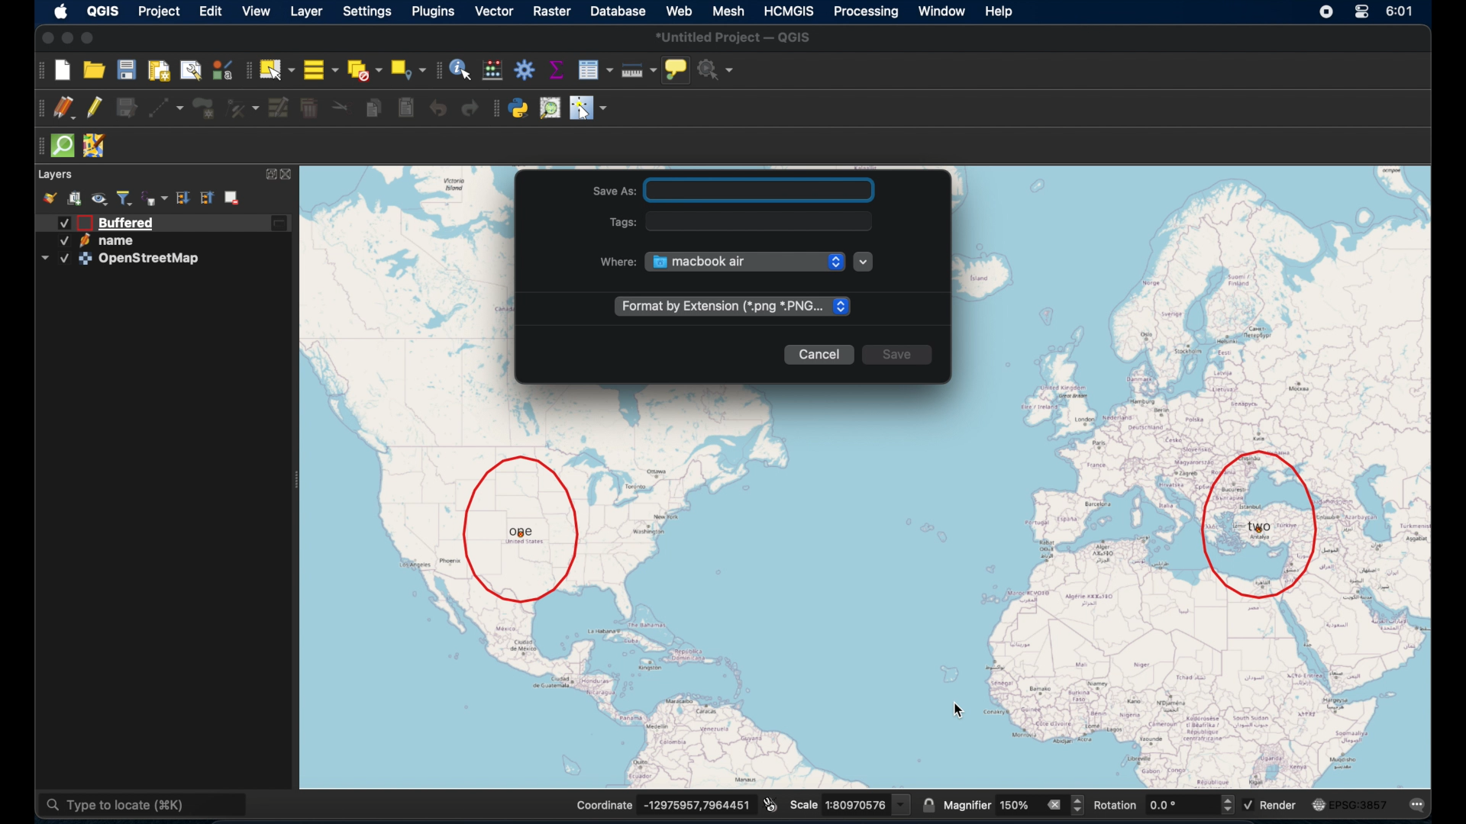  What do you see at coordinates (74, 198) in the screenshot?
I see `add group` at bounding box center [74, 198].